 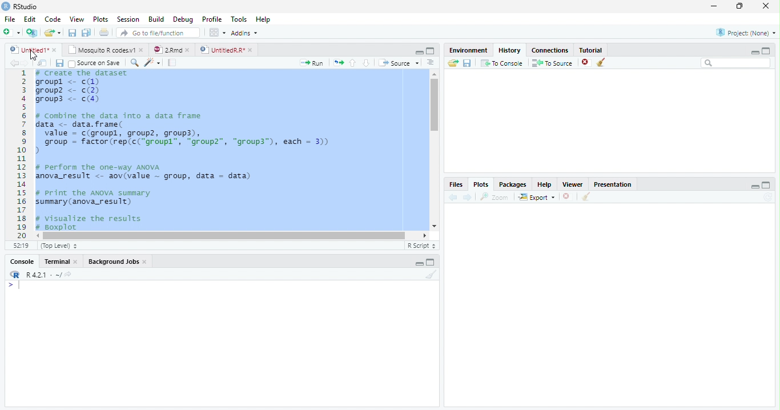 I want to click on Back , so click(x=15, y=63).